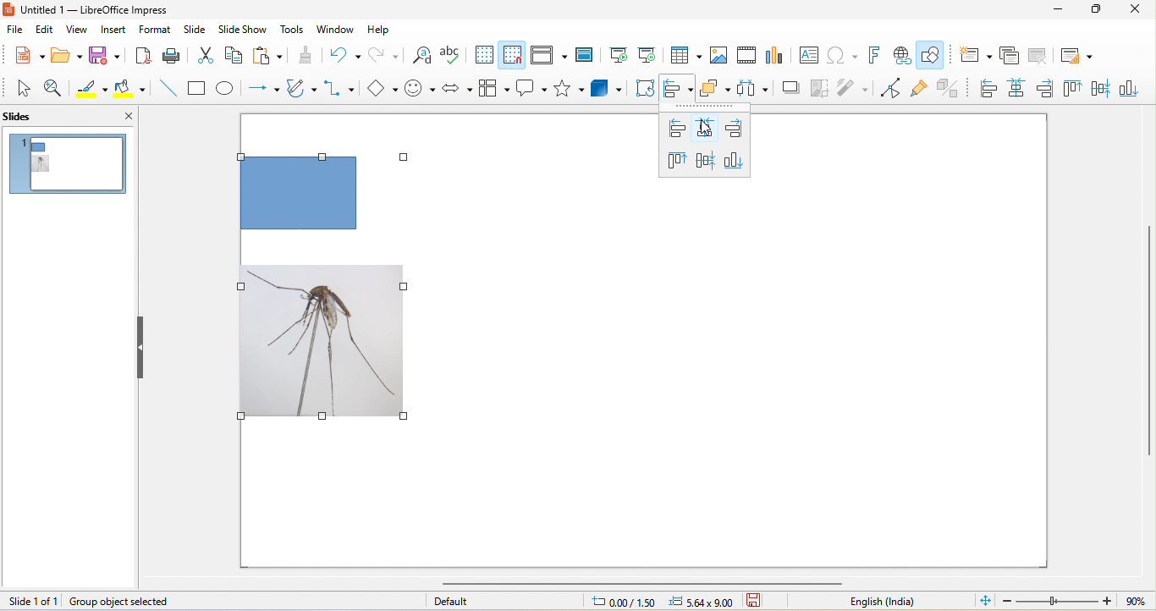  What do you see at coordinates (454, 56) in the screenshot?
I see `spelling` at bounding box center [454, 56].